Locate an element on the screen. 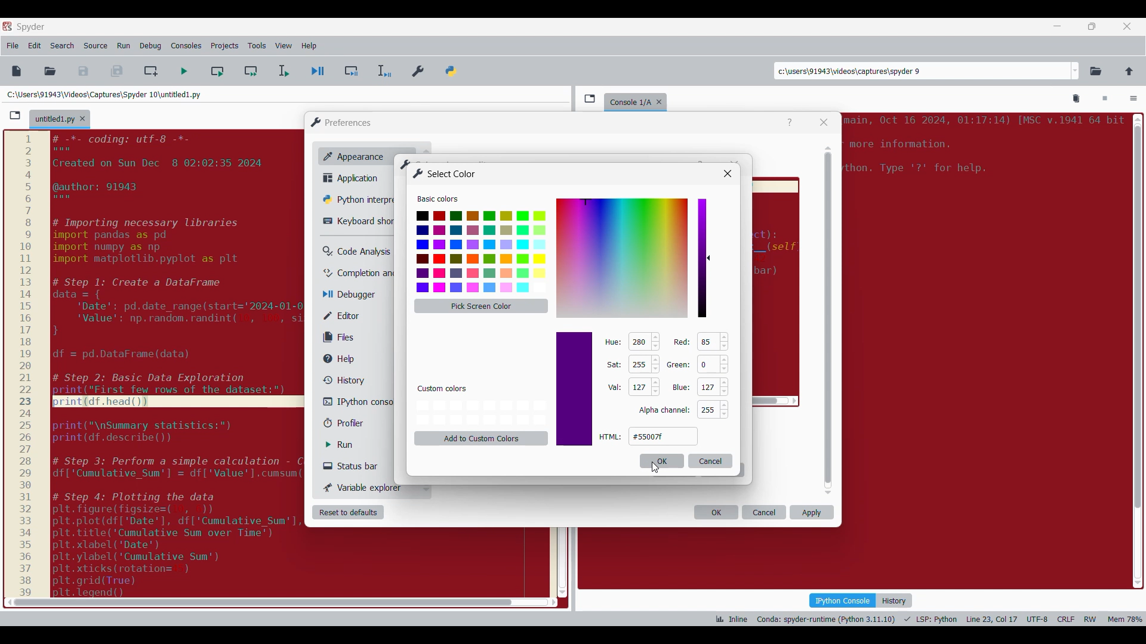 The image size is (1146, 644).  is located at coordinates (726, 173).